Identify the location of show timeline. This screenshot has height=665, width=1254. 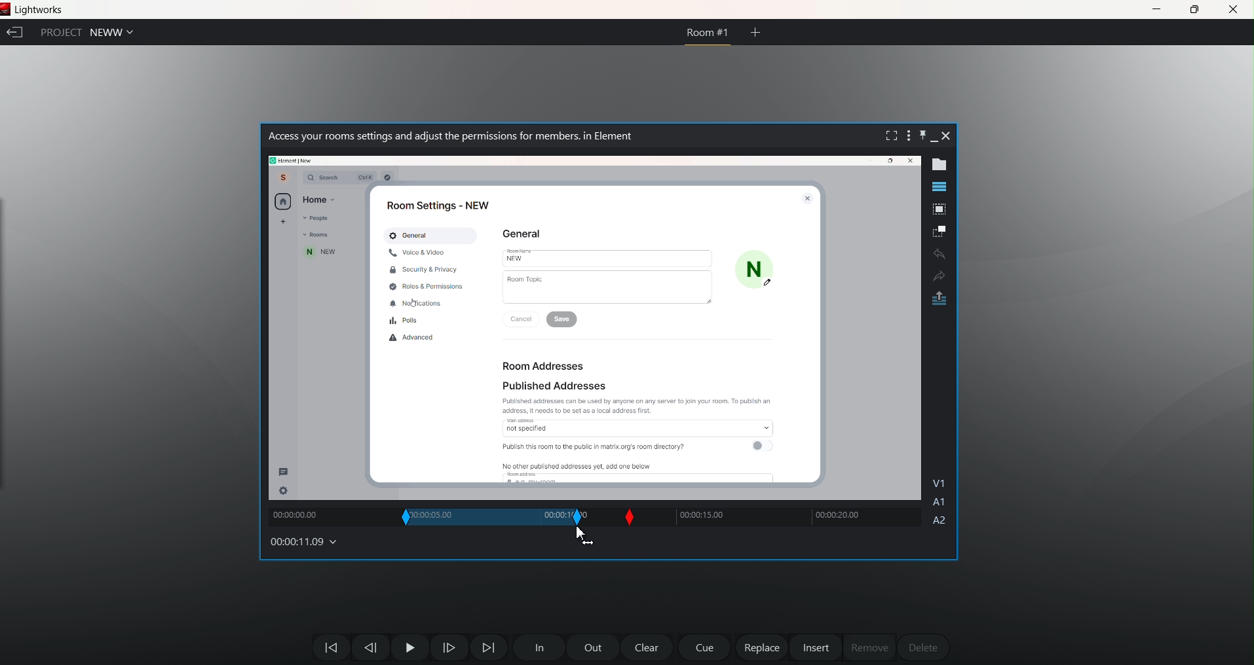
(938, 187).